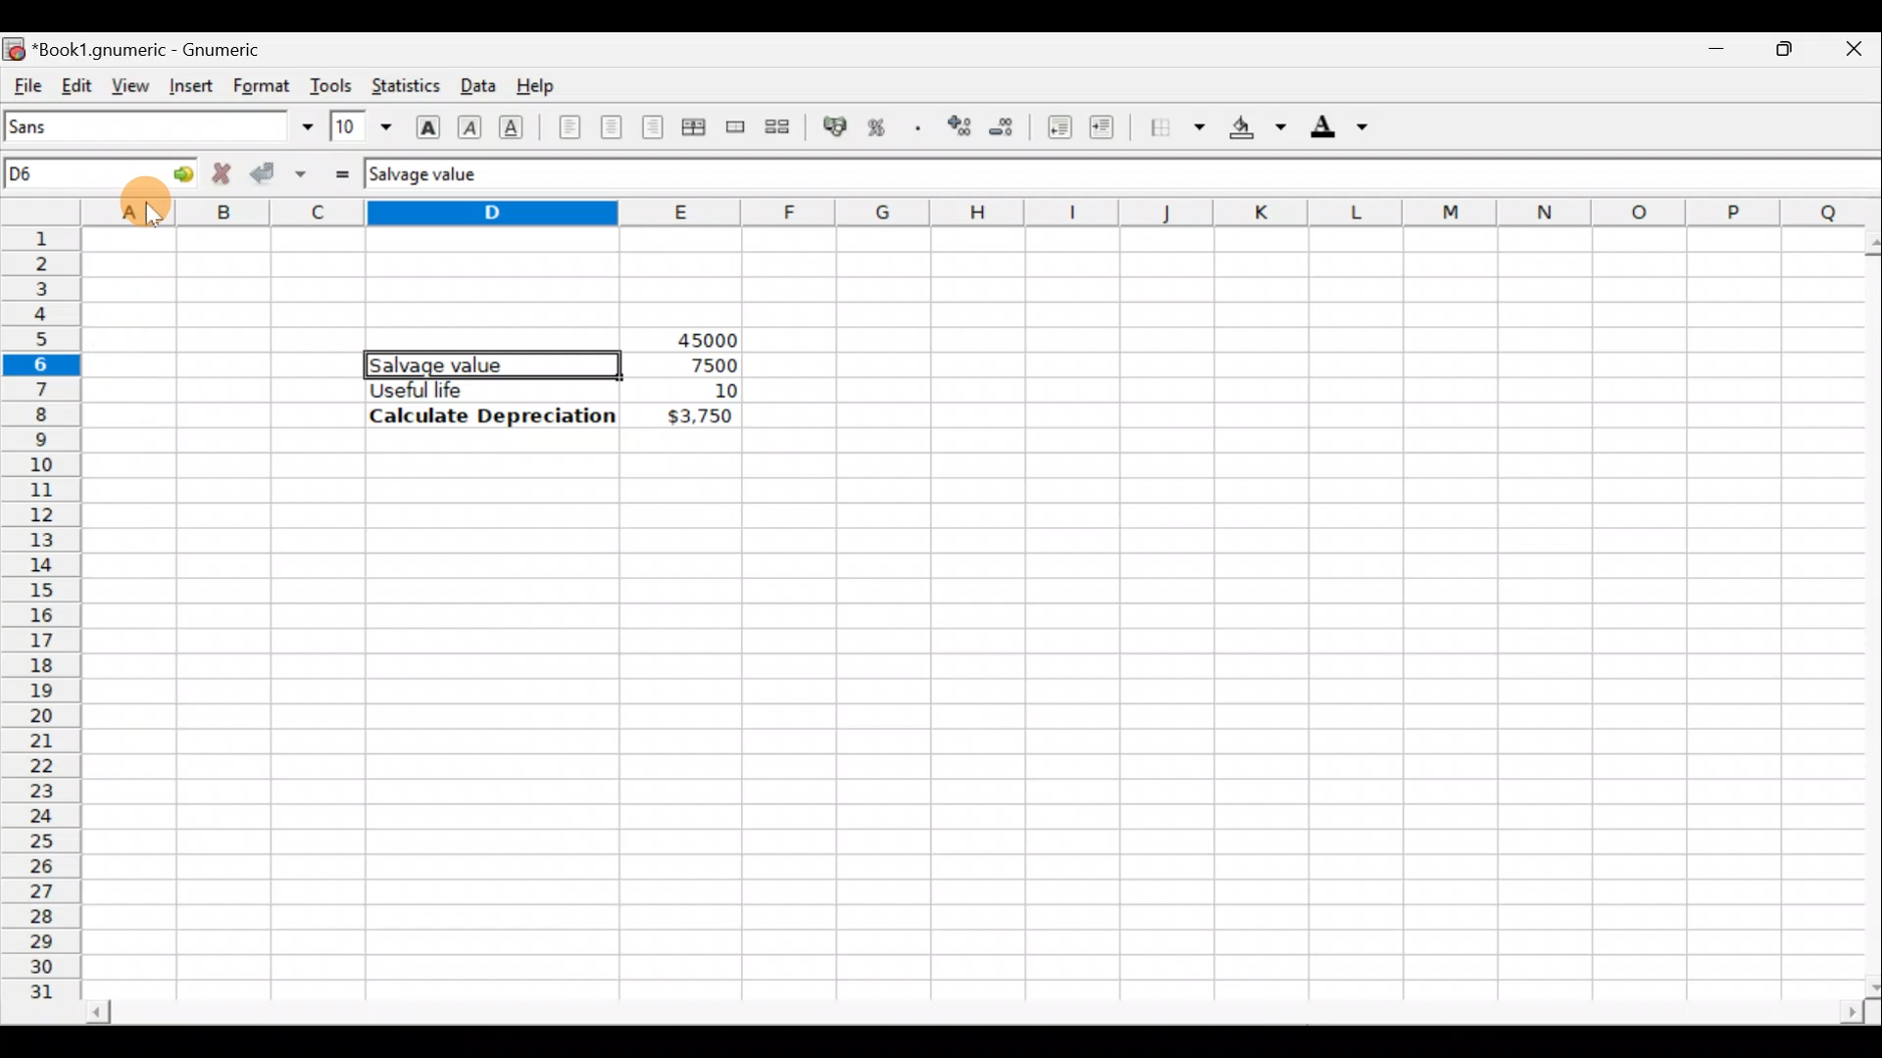  What do you see at coordinates (570, 128) in the screenshot?
I see `Align left` at bounding box center [570, 128].